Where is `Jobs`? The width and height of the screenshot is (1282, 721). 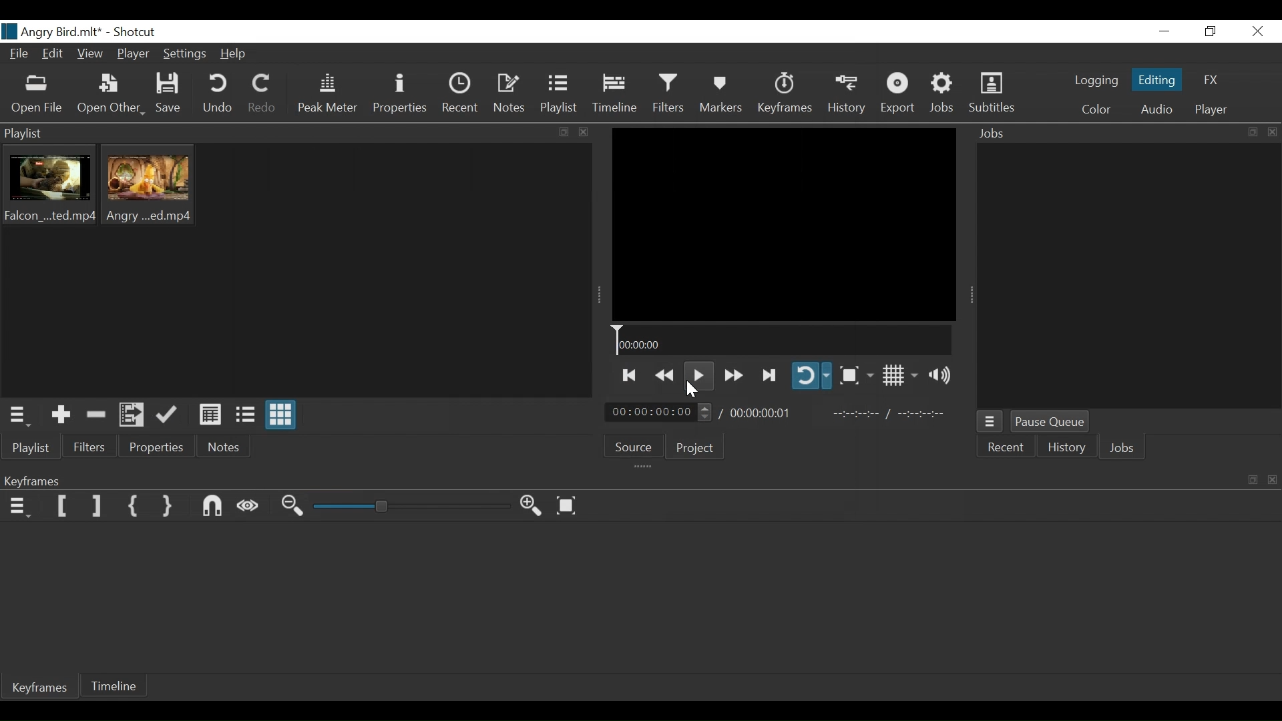 Jobs is located at coordinates (1123, 134).